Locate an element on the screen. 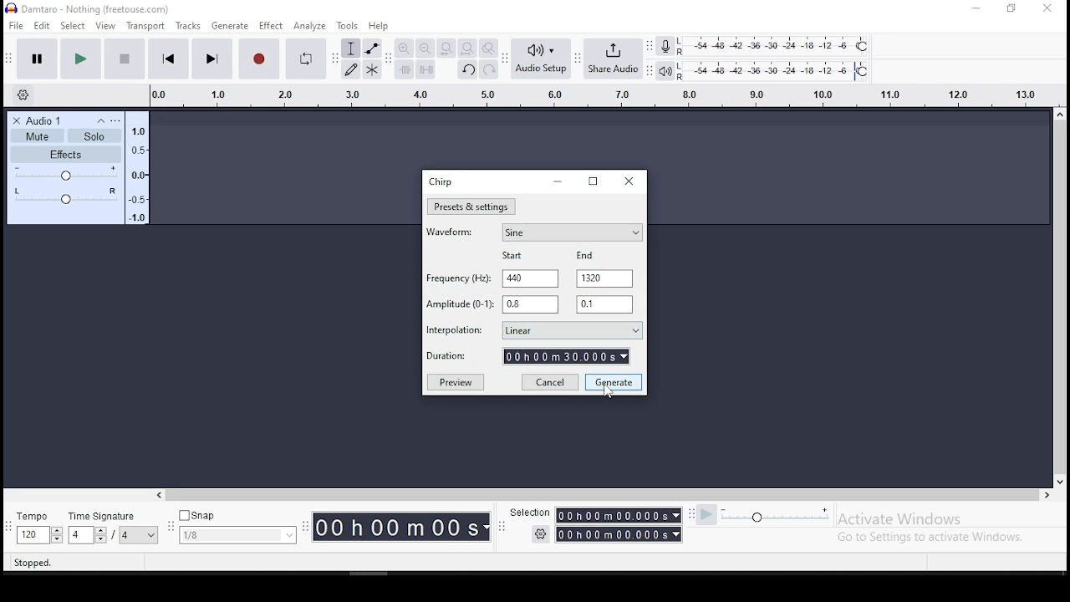 Image resolution: width=1070 pixels, height=602 pixels. enable looping is located at coordinates (305, 59).